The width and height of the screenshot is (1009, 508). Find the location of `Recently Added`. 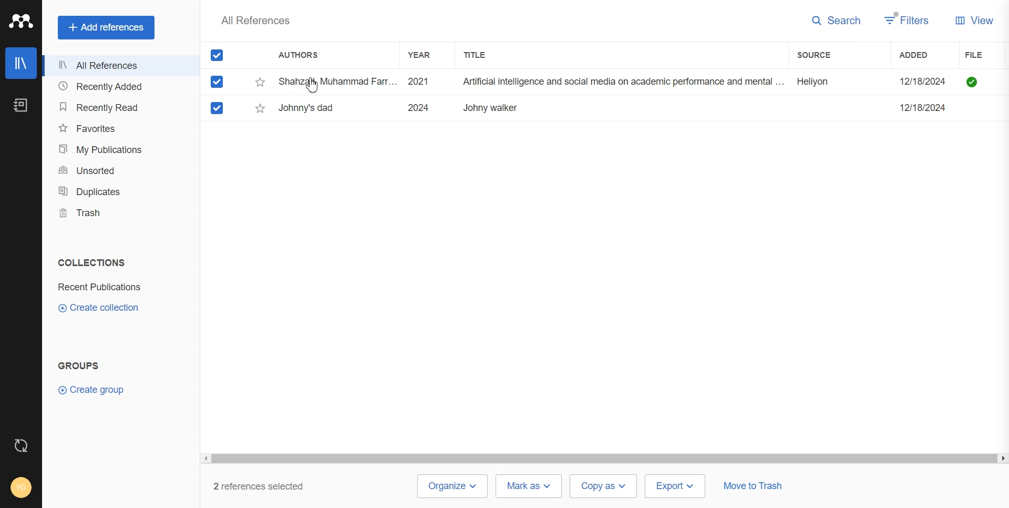

Recently Added is located at coordinates (117, 87).